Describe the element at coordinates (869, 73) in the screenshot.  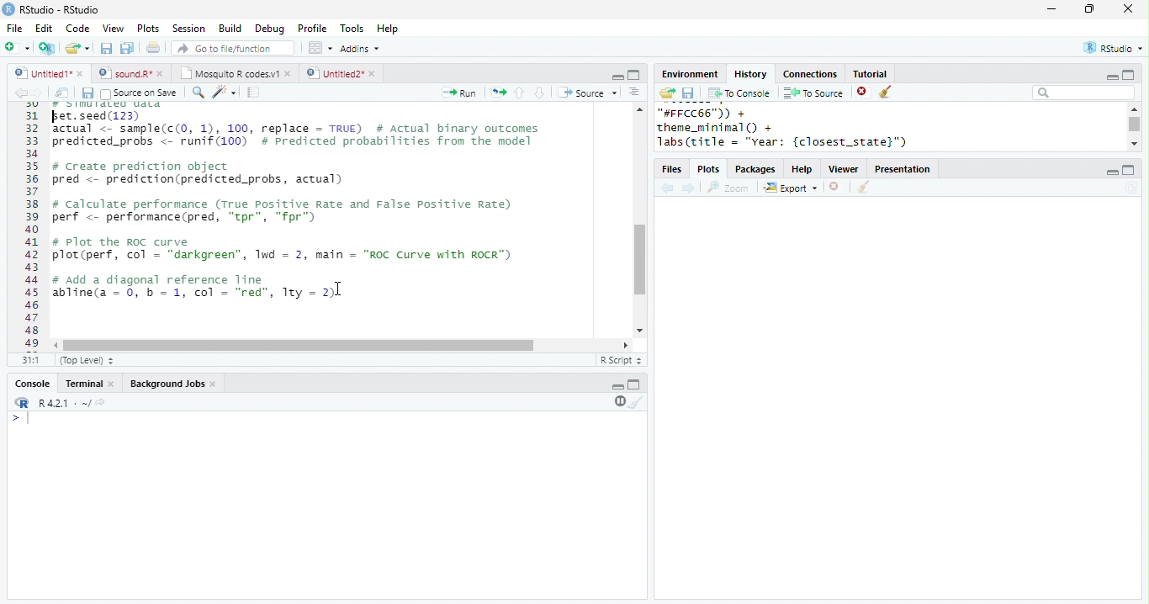
I see `Tutorial` at that location.